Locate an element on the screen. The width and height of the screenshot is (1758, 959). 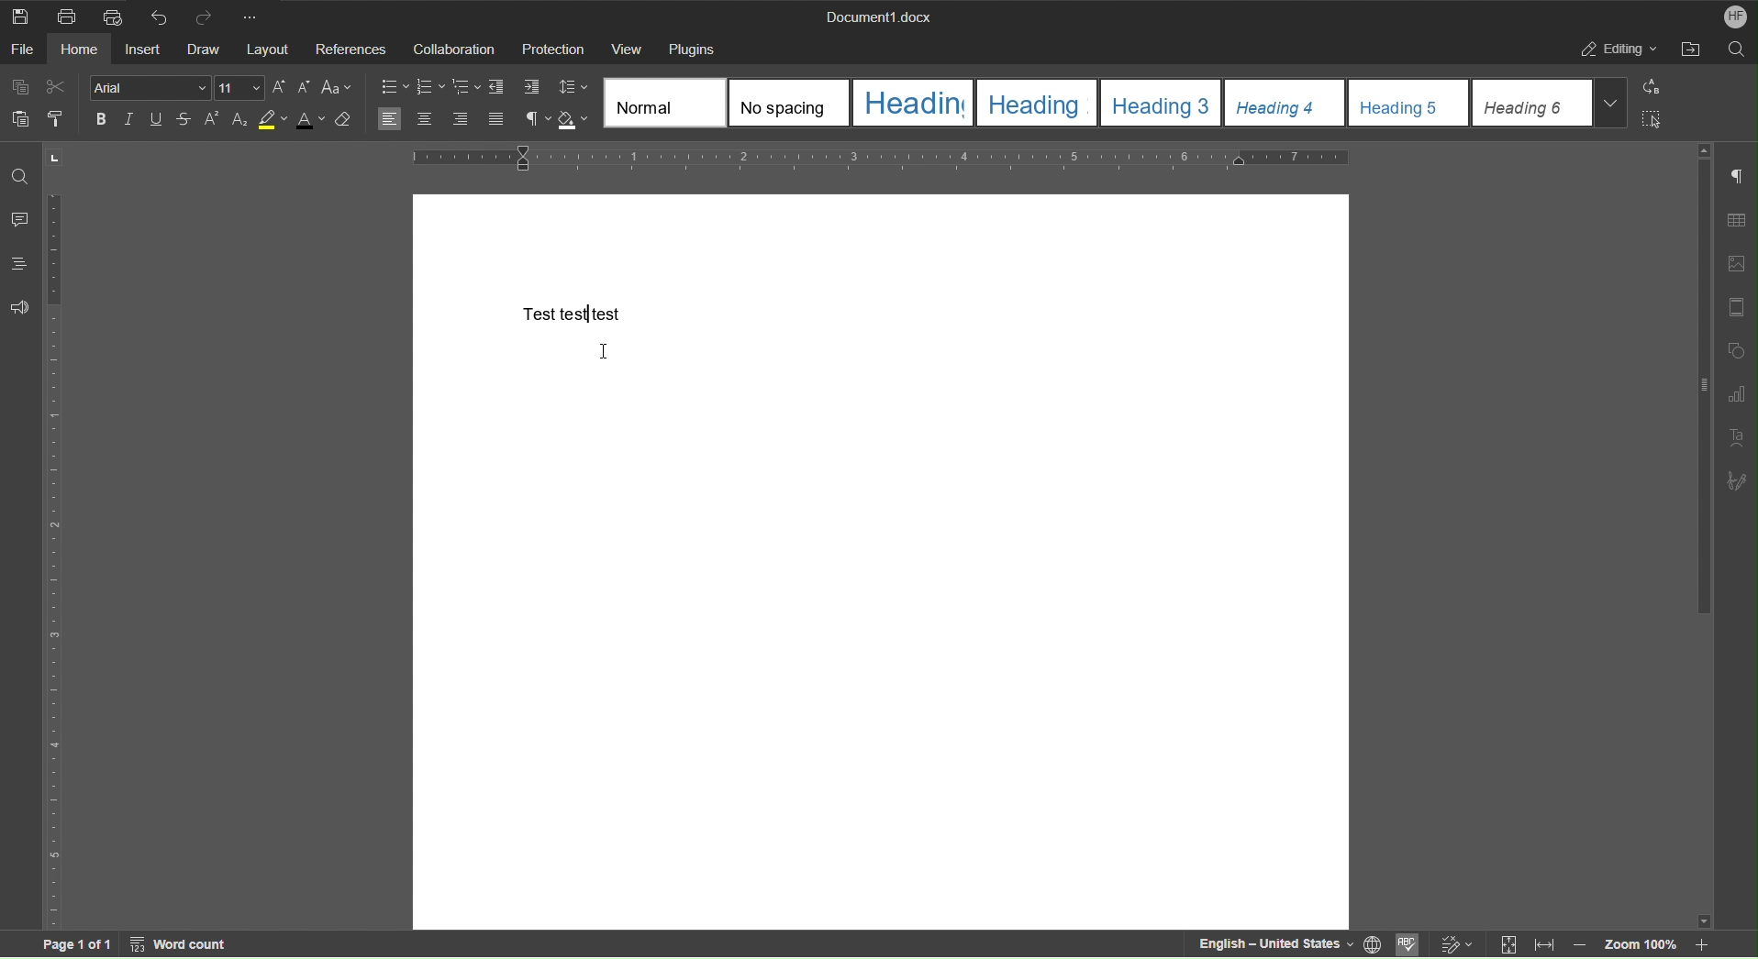
Comments is located at coordinates (18, 219).